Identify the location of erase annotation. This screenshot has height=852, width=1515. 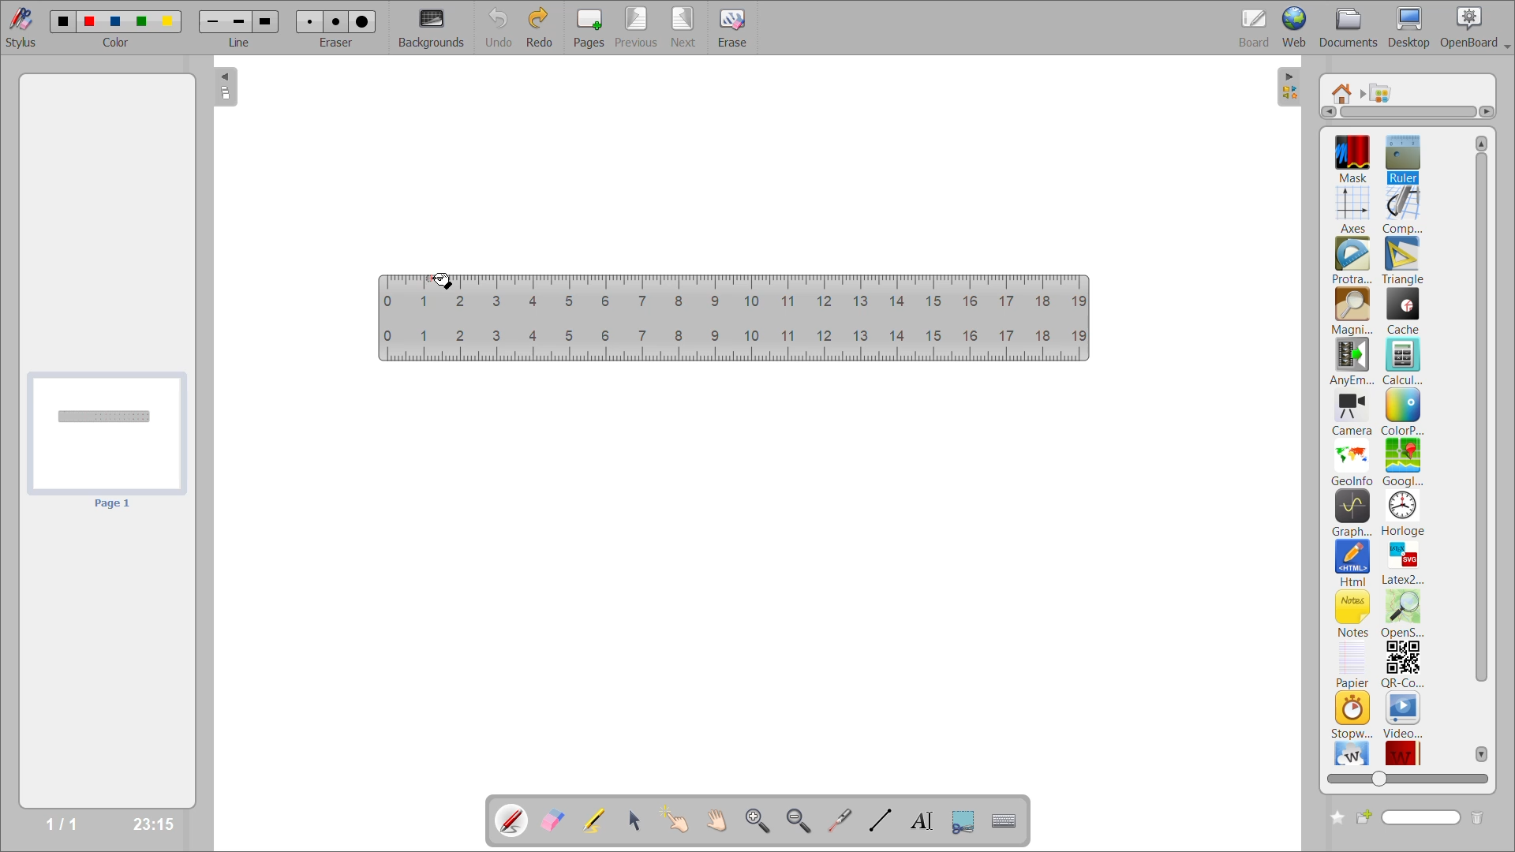
(555, 820).